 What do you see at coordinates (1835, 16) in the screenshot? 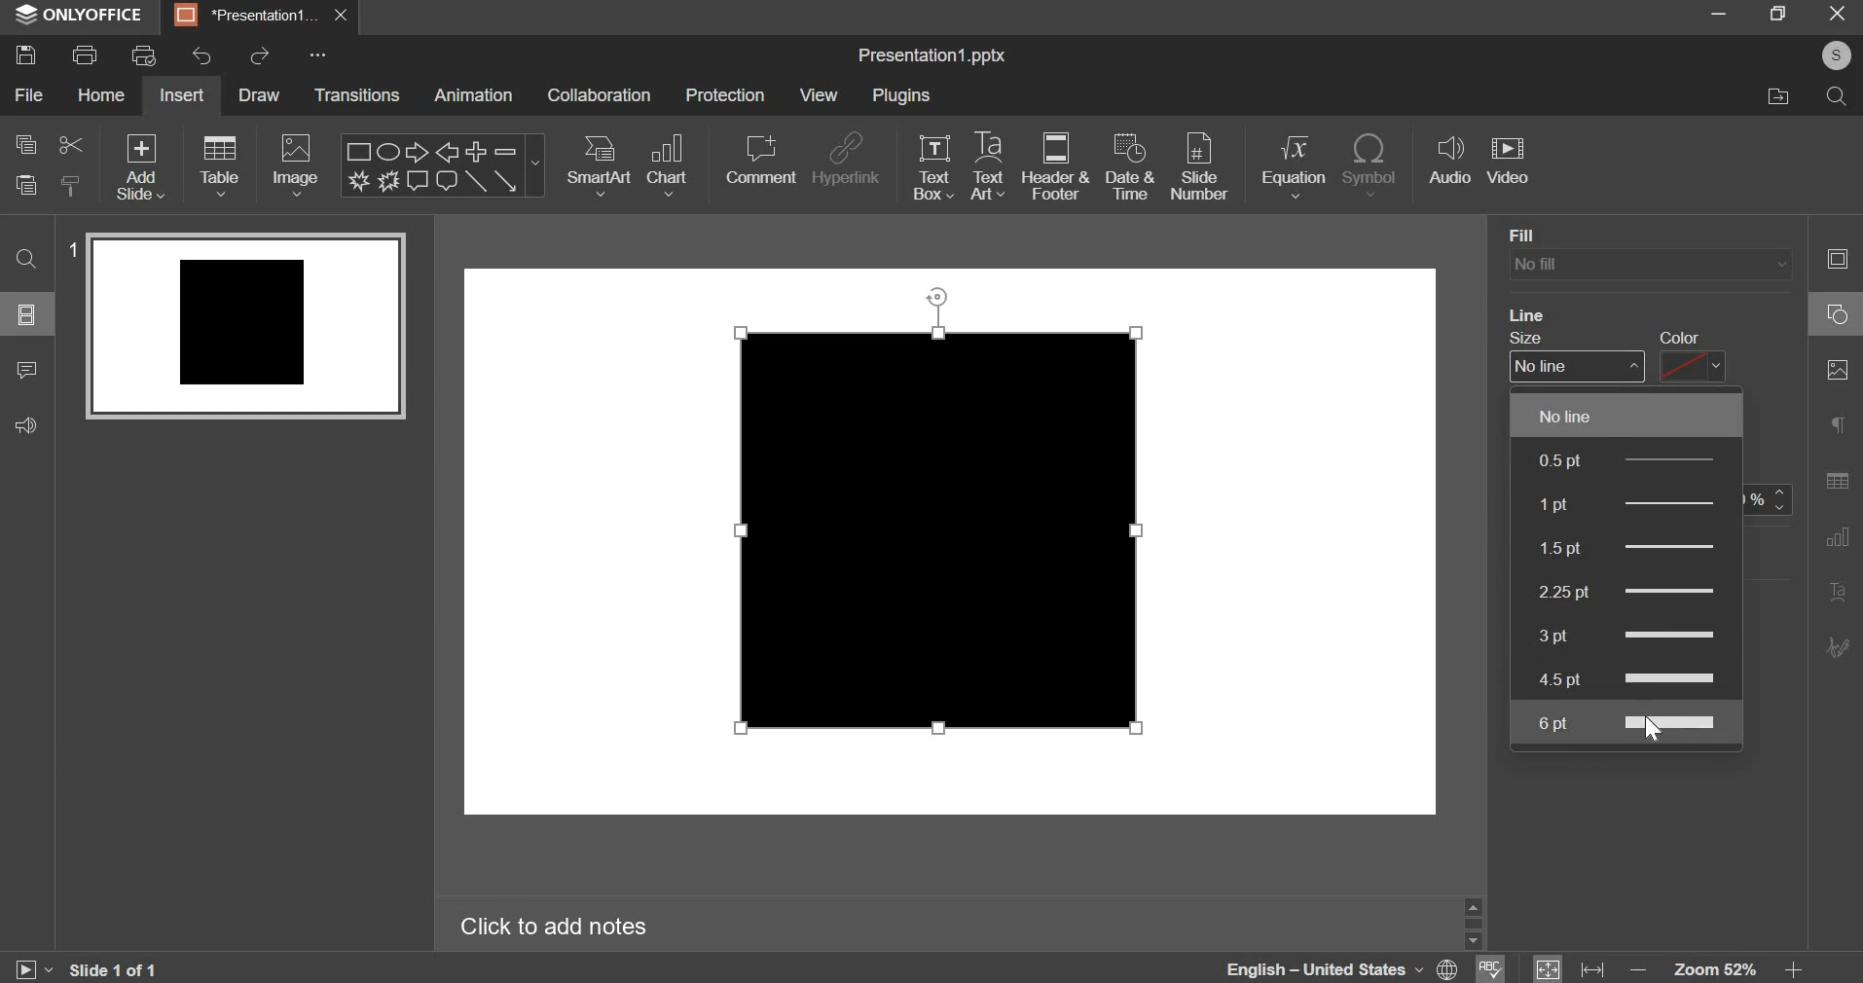
I see `exit` at bounding box center [1835, 16].